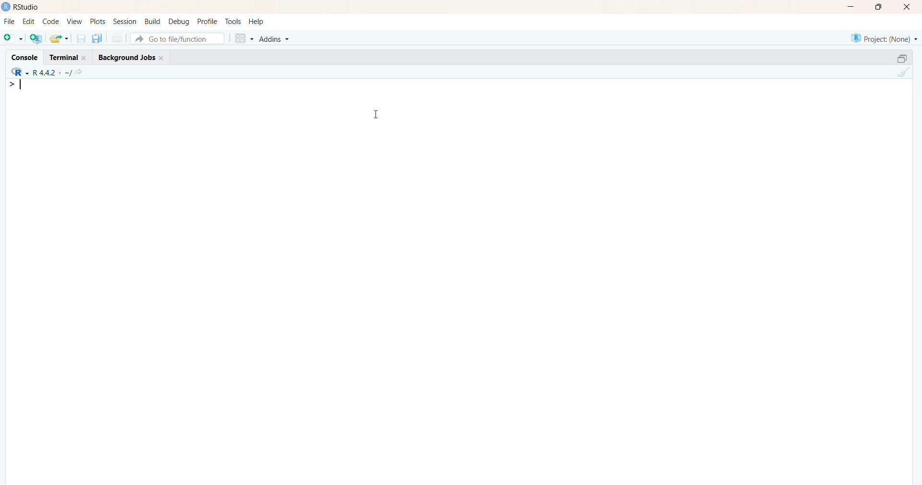  Describe the element at coordinates (233, 22) in the screenshot. I see `tools` at that location.